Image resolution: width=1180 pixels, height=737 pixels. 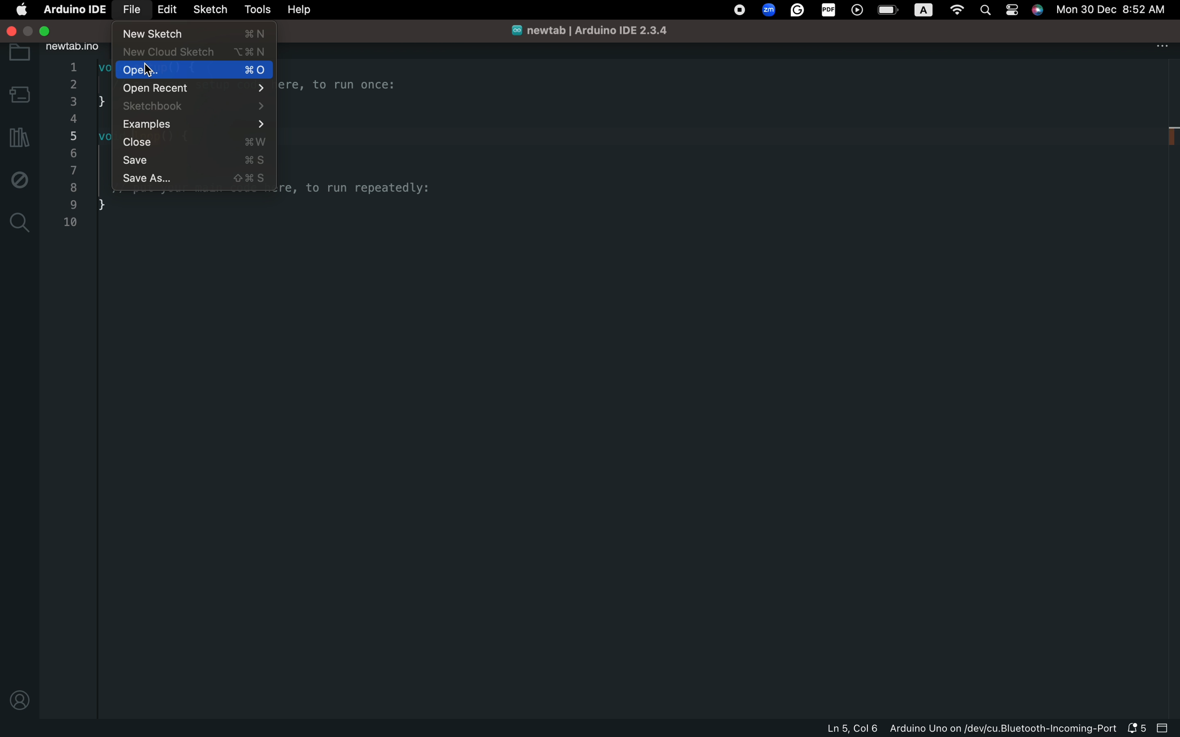 What do you see at coordinates (193, 91) in the screenshot?
I see `open recent` at bounding box center [193, 91].